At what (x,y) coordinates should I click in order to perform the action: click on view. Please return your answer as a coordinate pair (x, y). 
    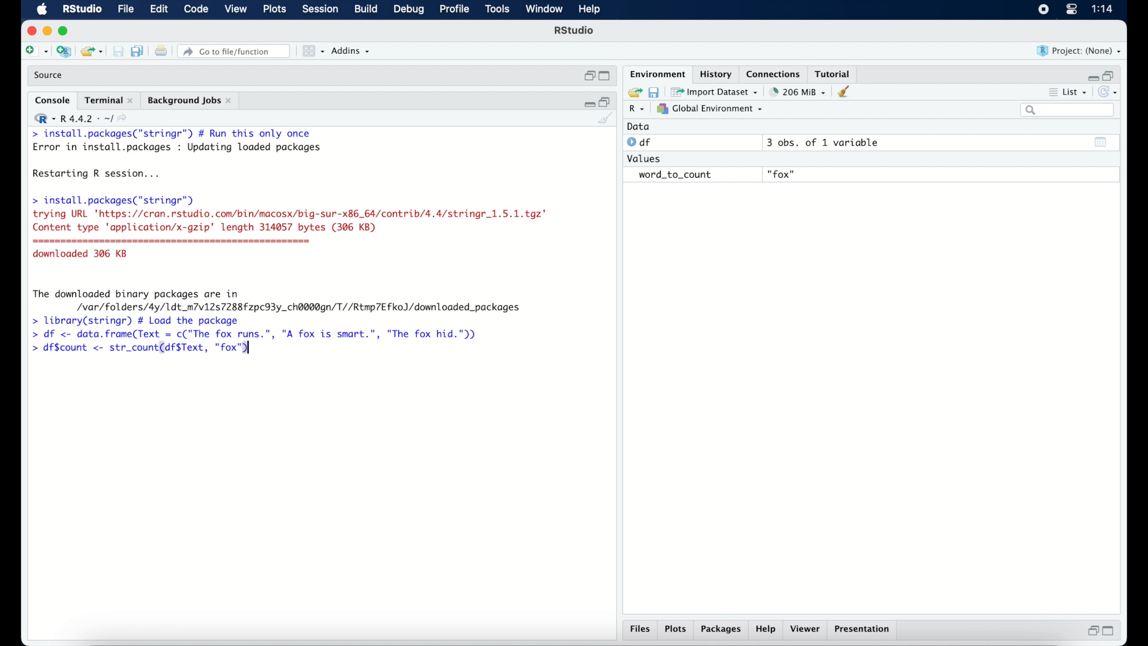
    Looking at the image, I should click on (236, 10).